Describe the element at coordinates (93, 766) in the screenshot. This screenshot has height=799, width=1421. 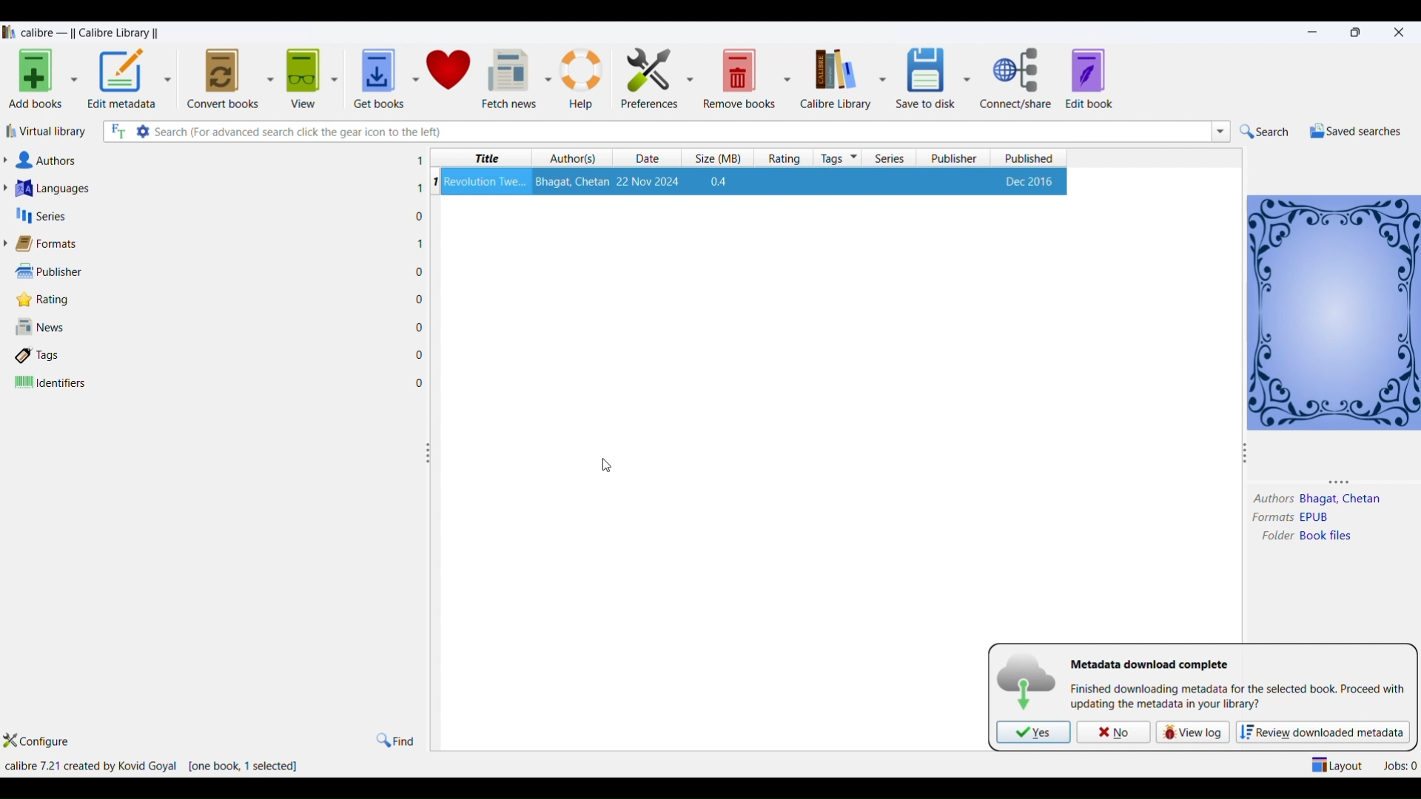
I see `calibre version and creator` at that location.